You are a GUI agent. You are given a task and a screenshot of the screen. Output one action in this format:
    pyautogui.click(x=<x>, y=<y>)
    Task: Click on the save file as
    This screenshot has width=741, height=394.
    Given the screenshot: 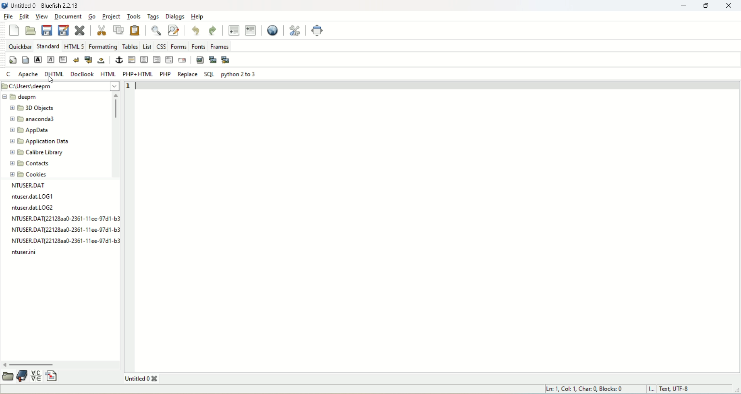 What is the action you would take?
    pyautogui.click(x=63, y=30)
    